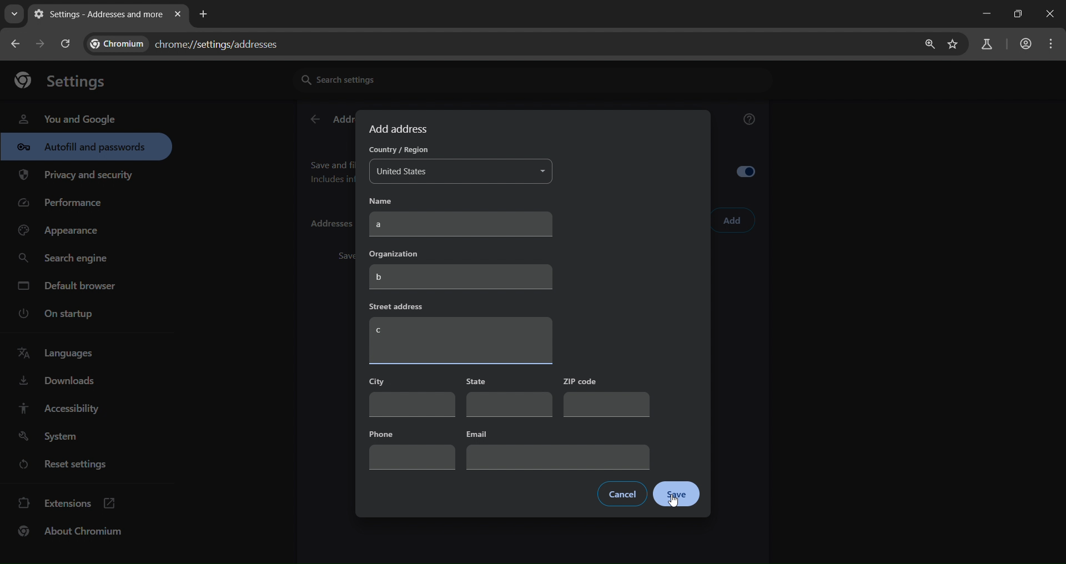  Describe the element at coordinates (62, 231) in the screenshot. I see `appearance` at that location.